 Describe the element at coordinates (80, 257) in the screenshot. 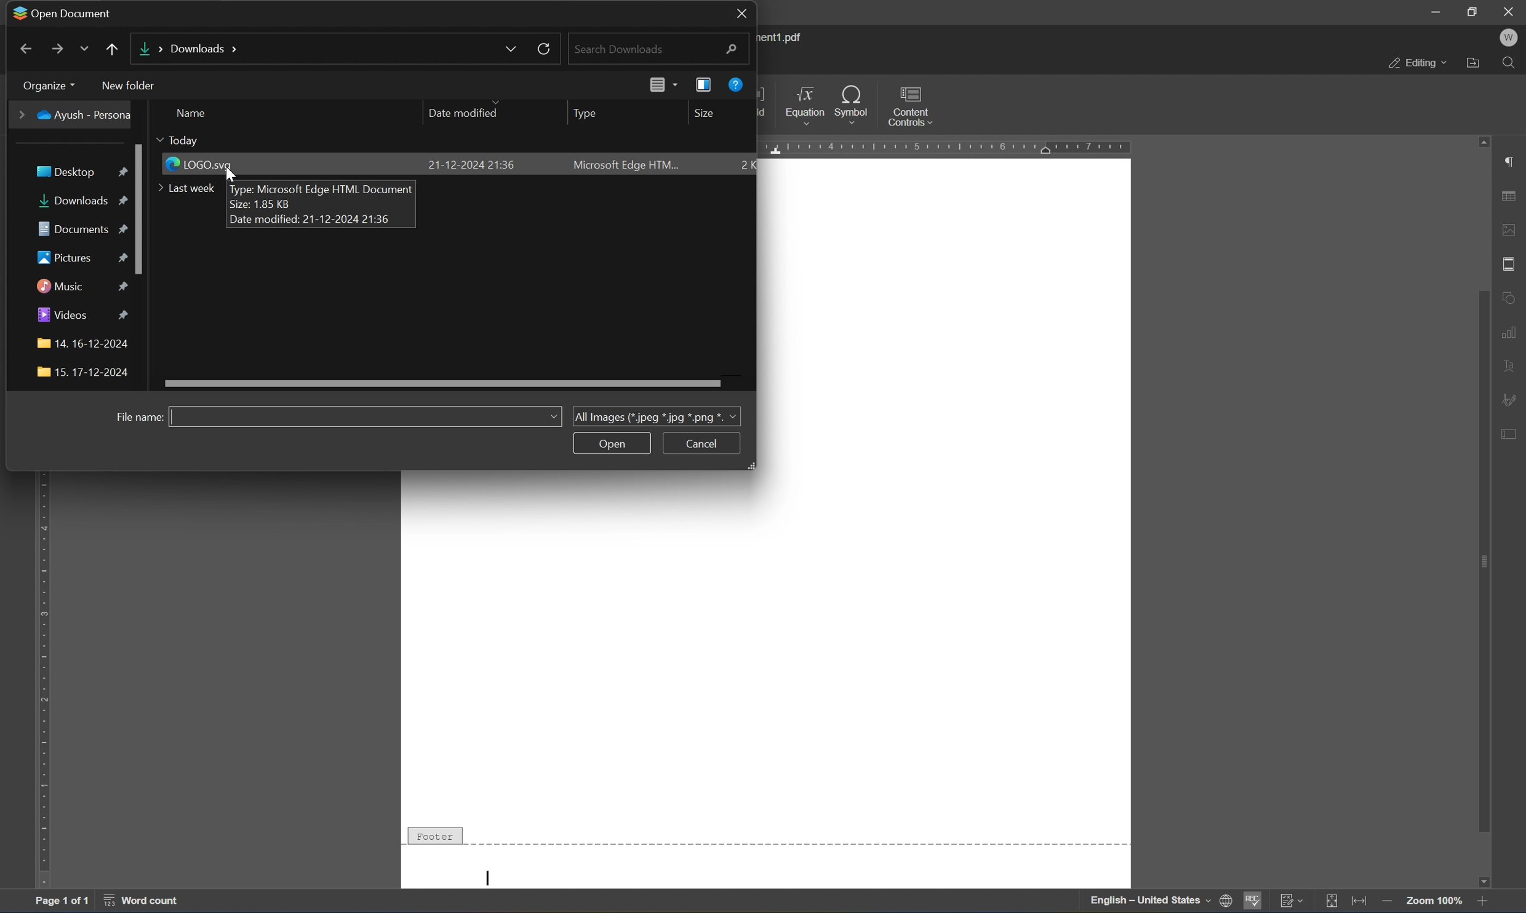

I see `pictures` at that location.